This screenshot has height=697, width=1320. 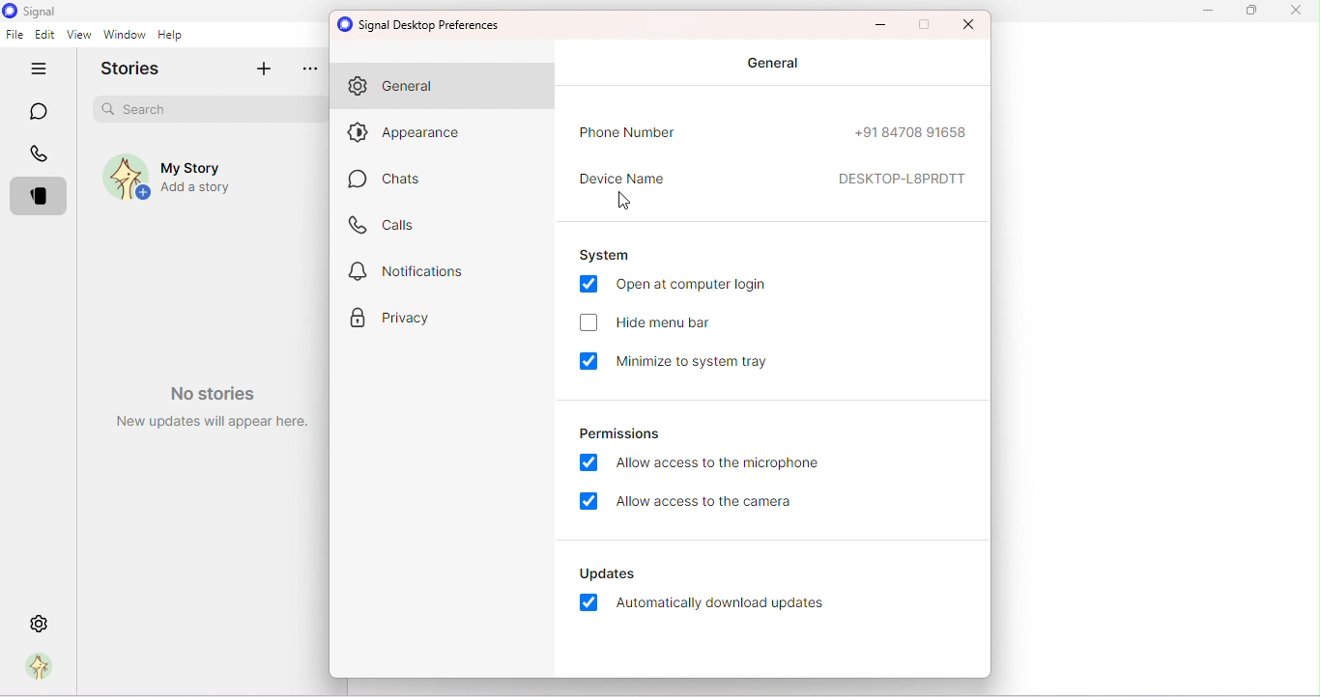 I want to click on Hide menu bar, so click(x=655, y=322).